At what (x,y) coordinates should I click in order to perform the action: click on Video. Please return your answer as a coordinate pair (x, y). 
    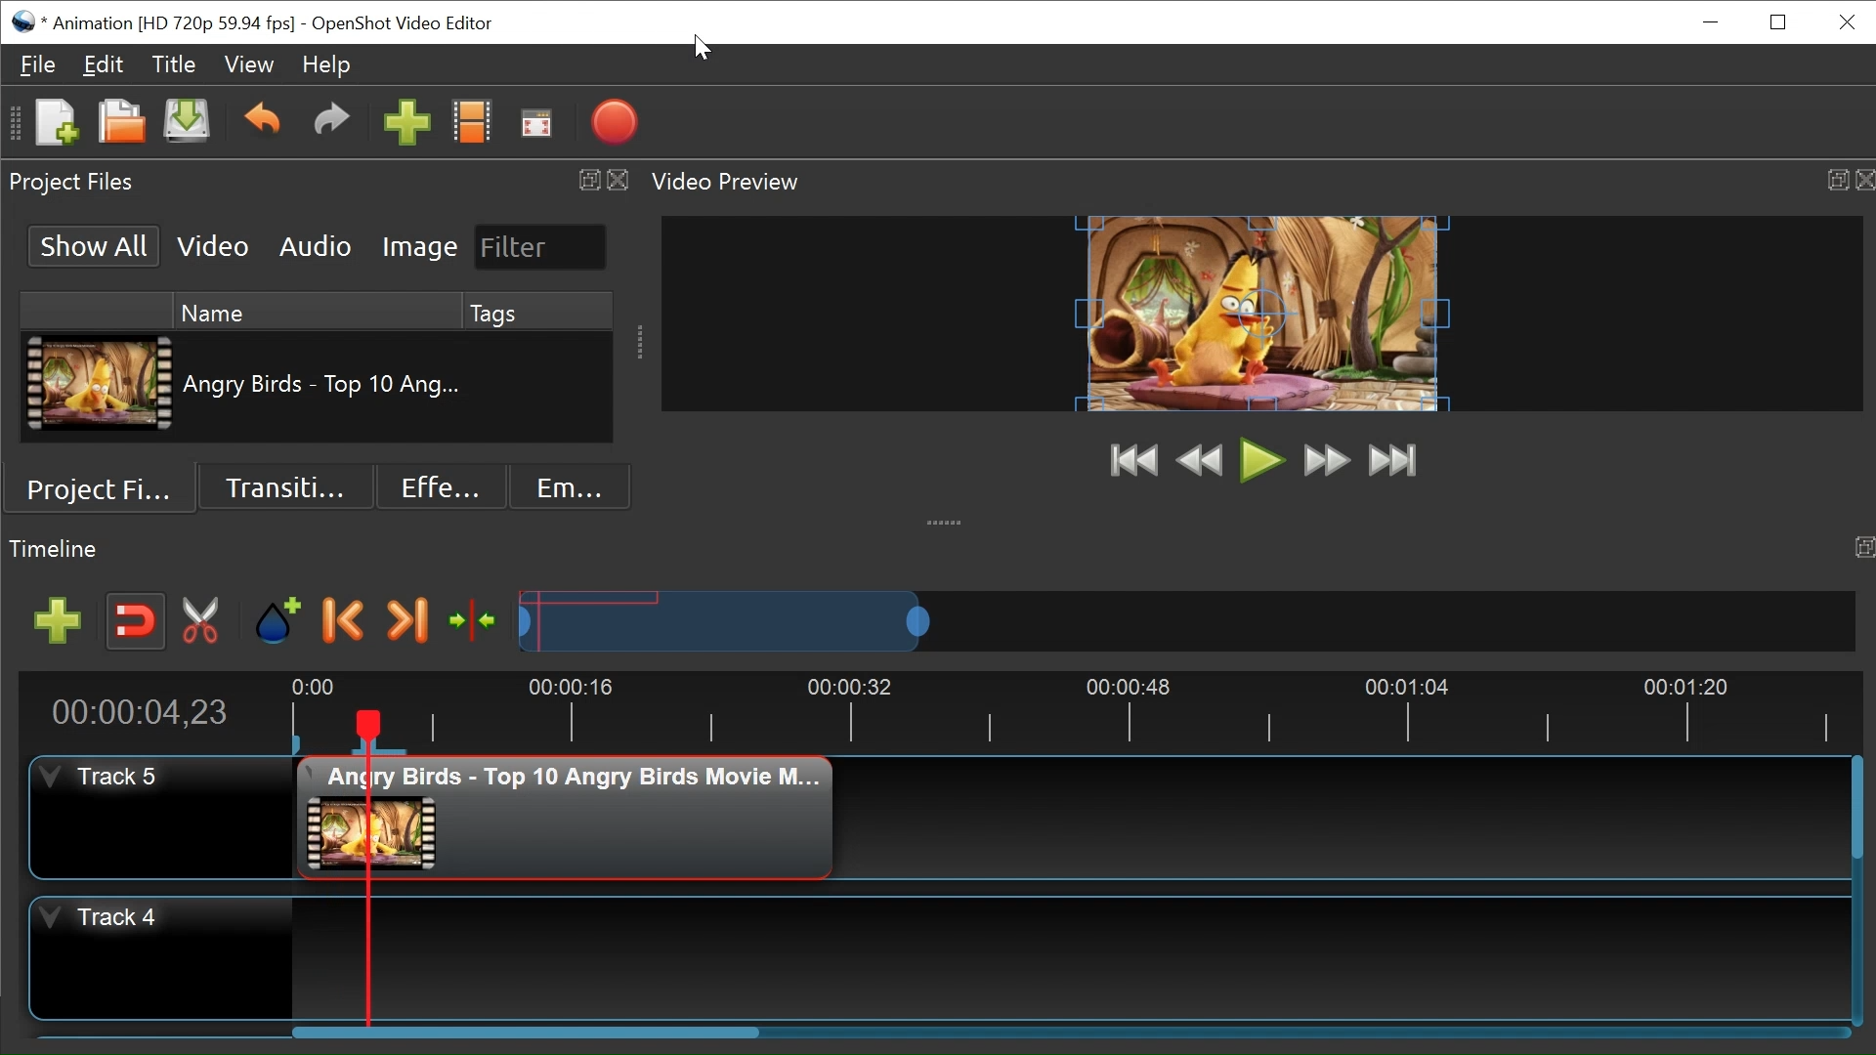
    Looking at the image, I should click on (213, 245).